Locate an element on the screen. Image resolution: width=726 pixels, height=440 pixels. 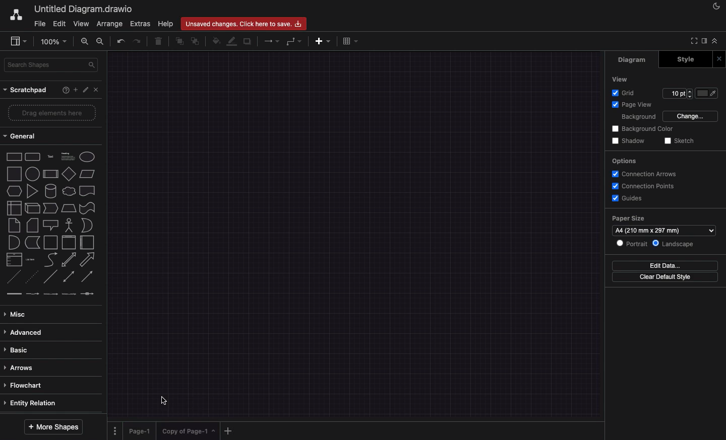
callout is located at coordinates (51, 225).